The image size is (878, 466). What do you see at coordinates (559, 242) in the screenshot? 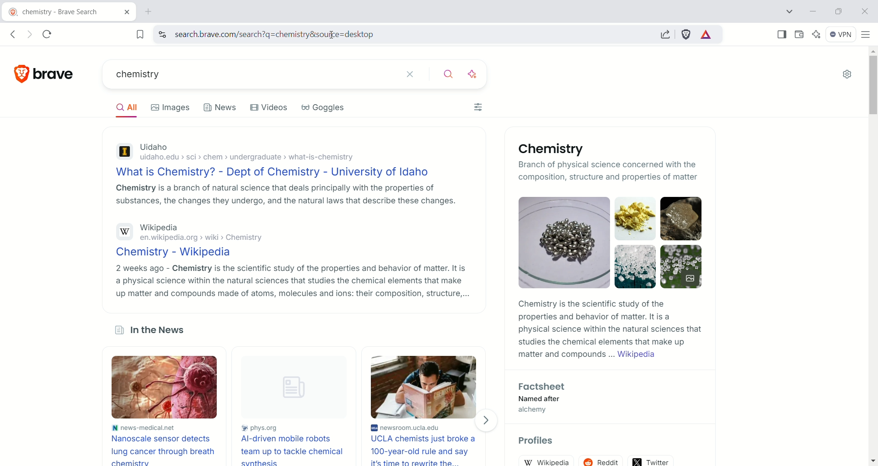
I see `images of chemical compounds` at bounding box center [559, 242].